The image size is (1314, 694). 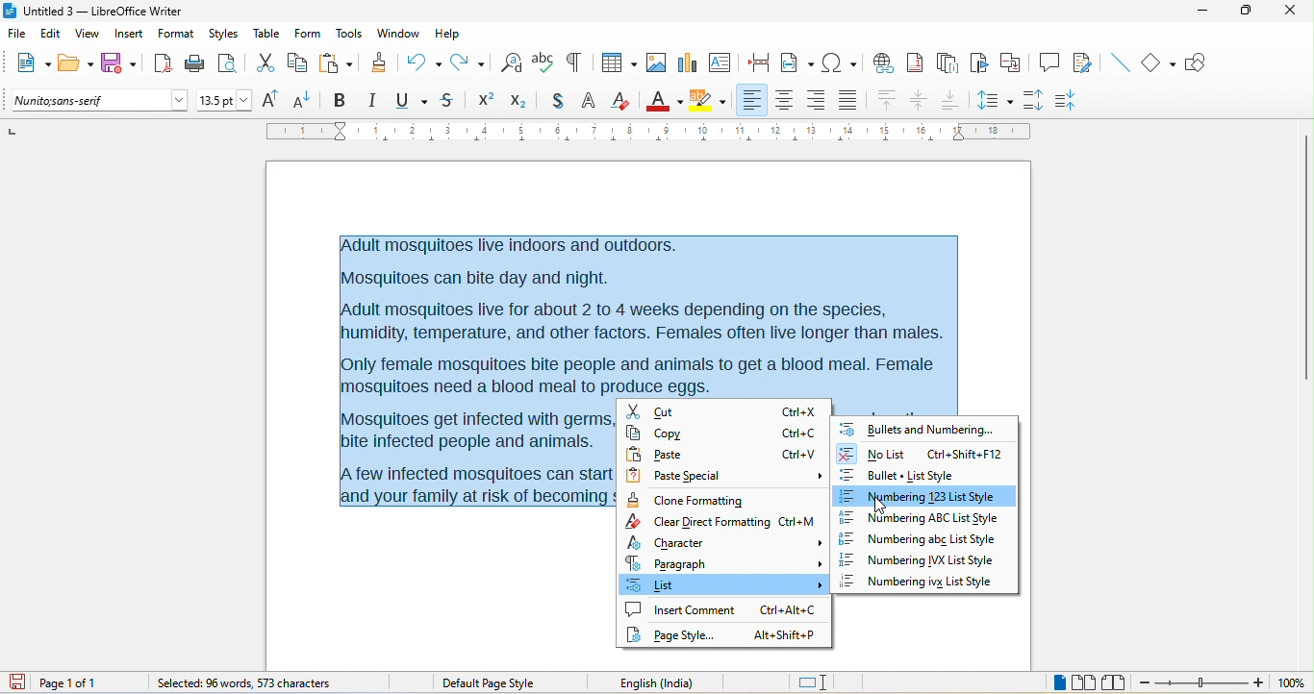 What do you see at coordinates (382, 64) in the screenshot?
I see `clone formatting` at bounding box center [382, 64].